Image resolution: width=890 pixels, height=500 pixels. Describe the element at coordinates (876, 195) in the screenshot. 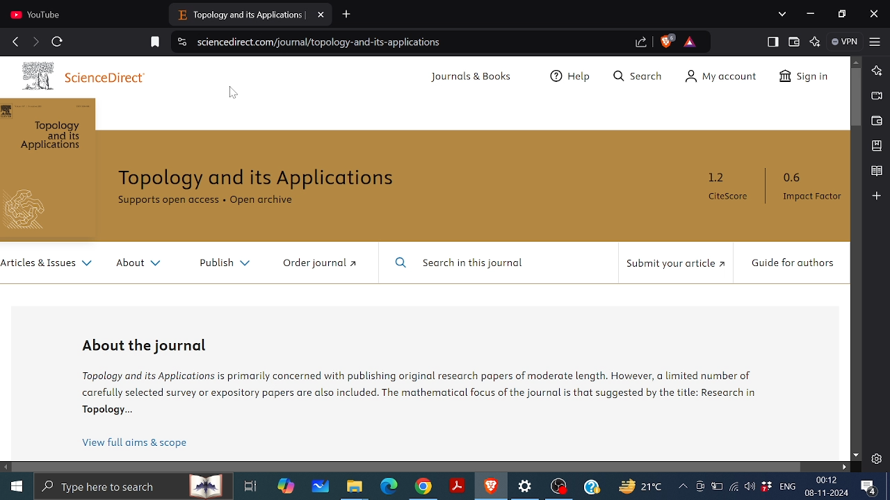

I see `Add to sidebar` at that location.